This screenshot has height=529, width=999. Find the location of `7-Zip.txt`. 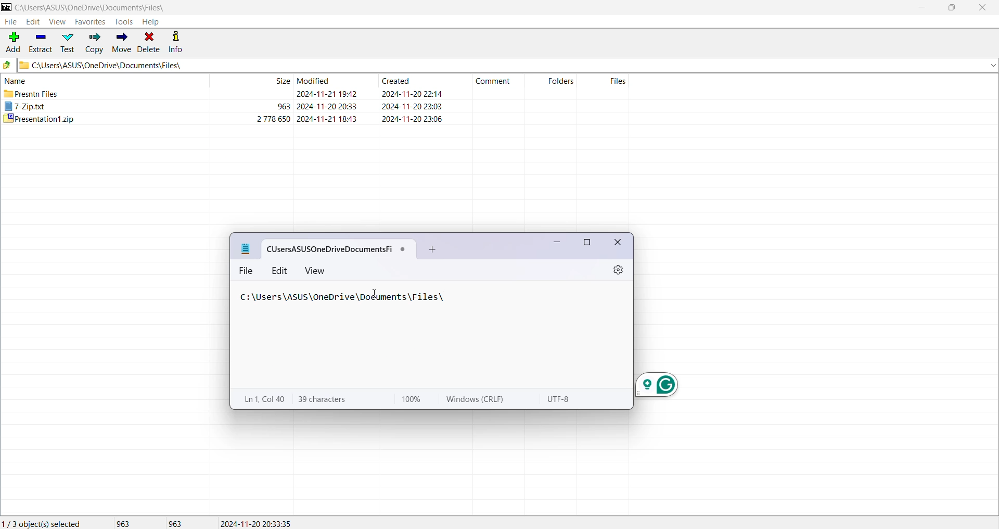

7-Zip.txt is located at coordinates (24, 105).